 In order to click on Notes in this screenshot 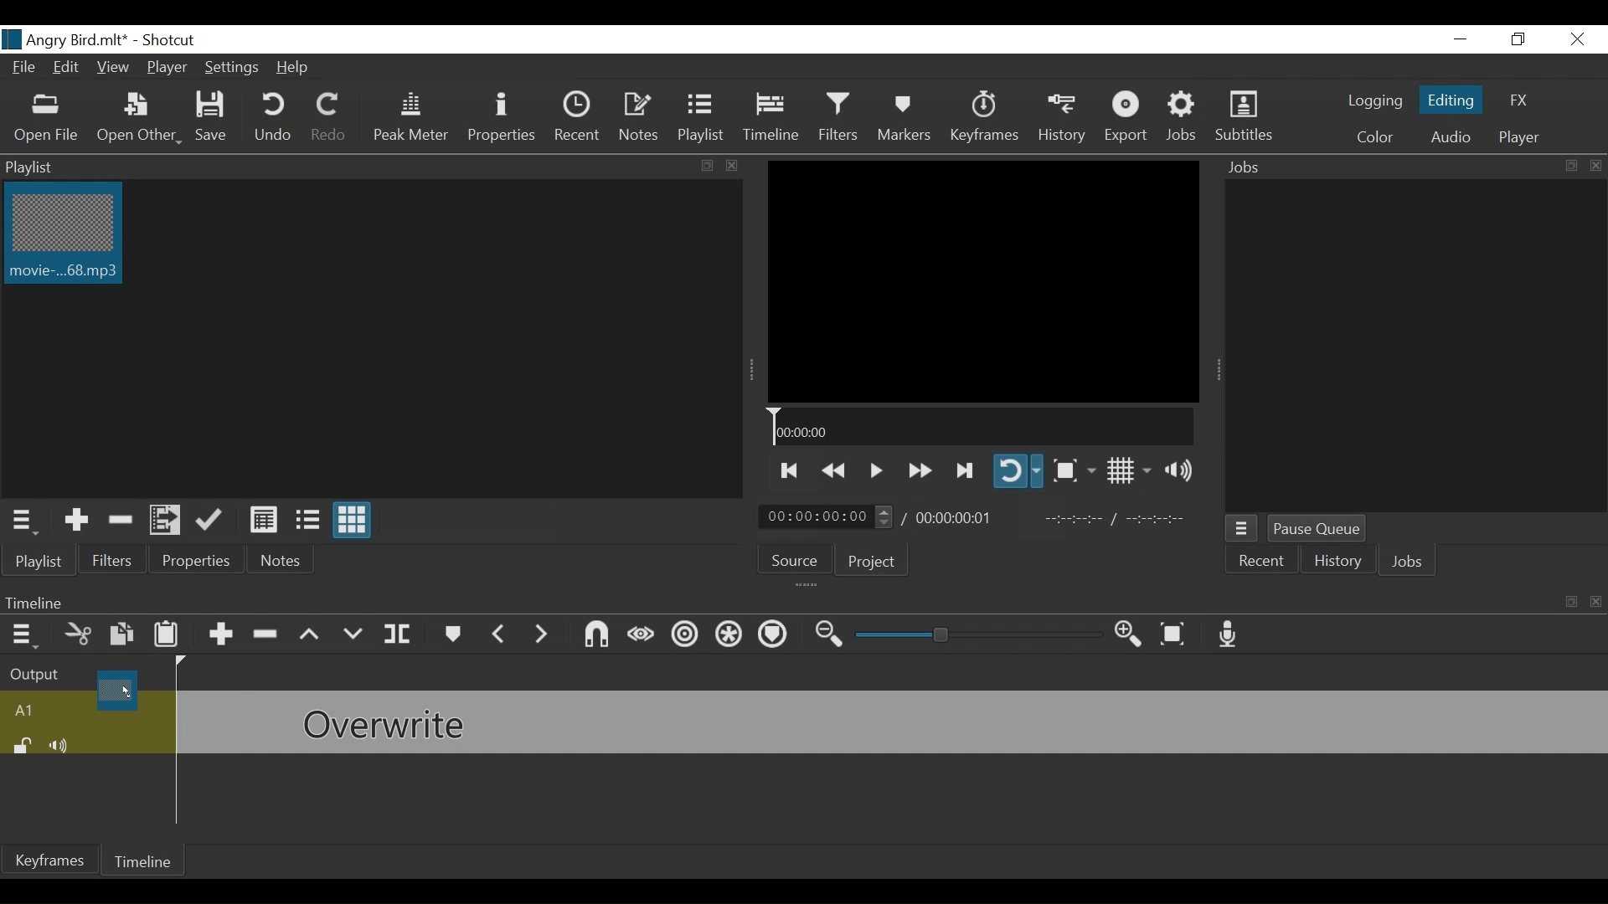, I will do `click(641, 117)`.